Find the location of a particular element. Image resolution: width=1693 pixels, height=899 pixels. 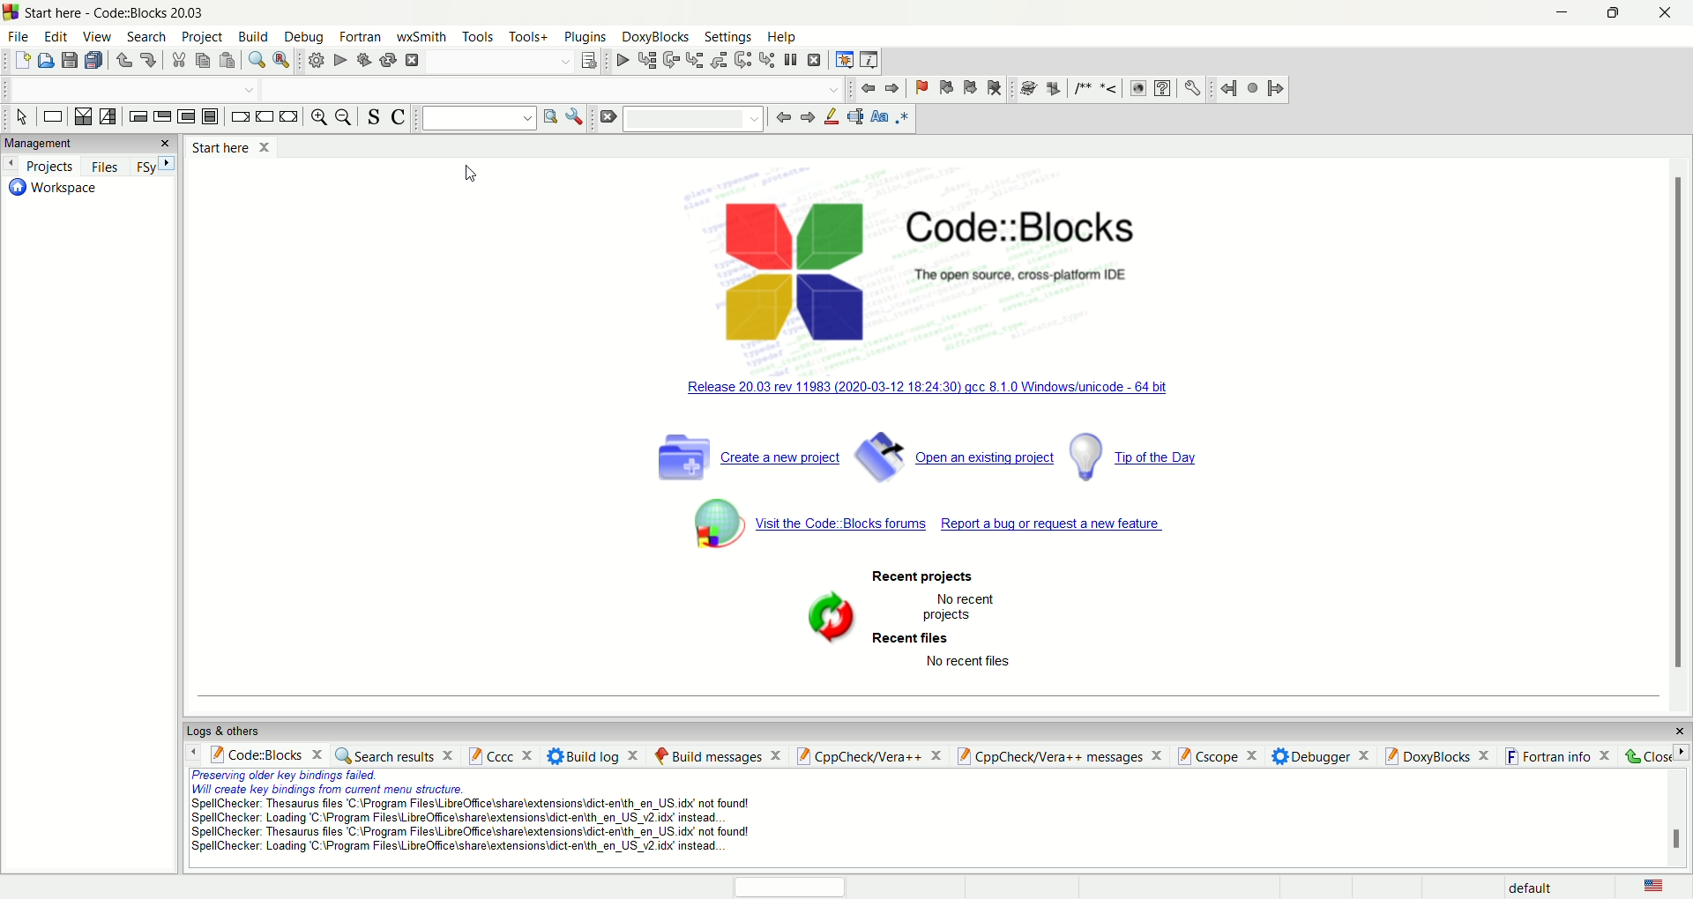

doxyblocks is located at coordinates (656, 37).